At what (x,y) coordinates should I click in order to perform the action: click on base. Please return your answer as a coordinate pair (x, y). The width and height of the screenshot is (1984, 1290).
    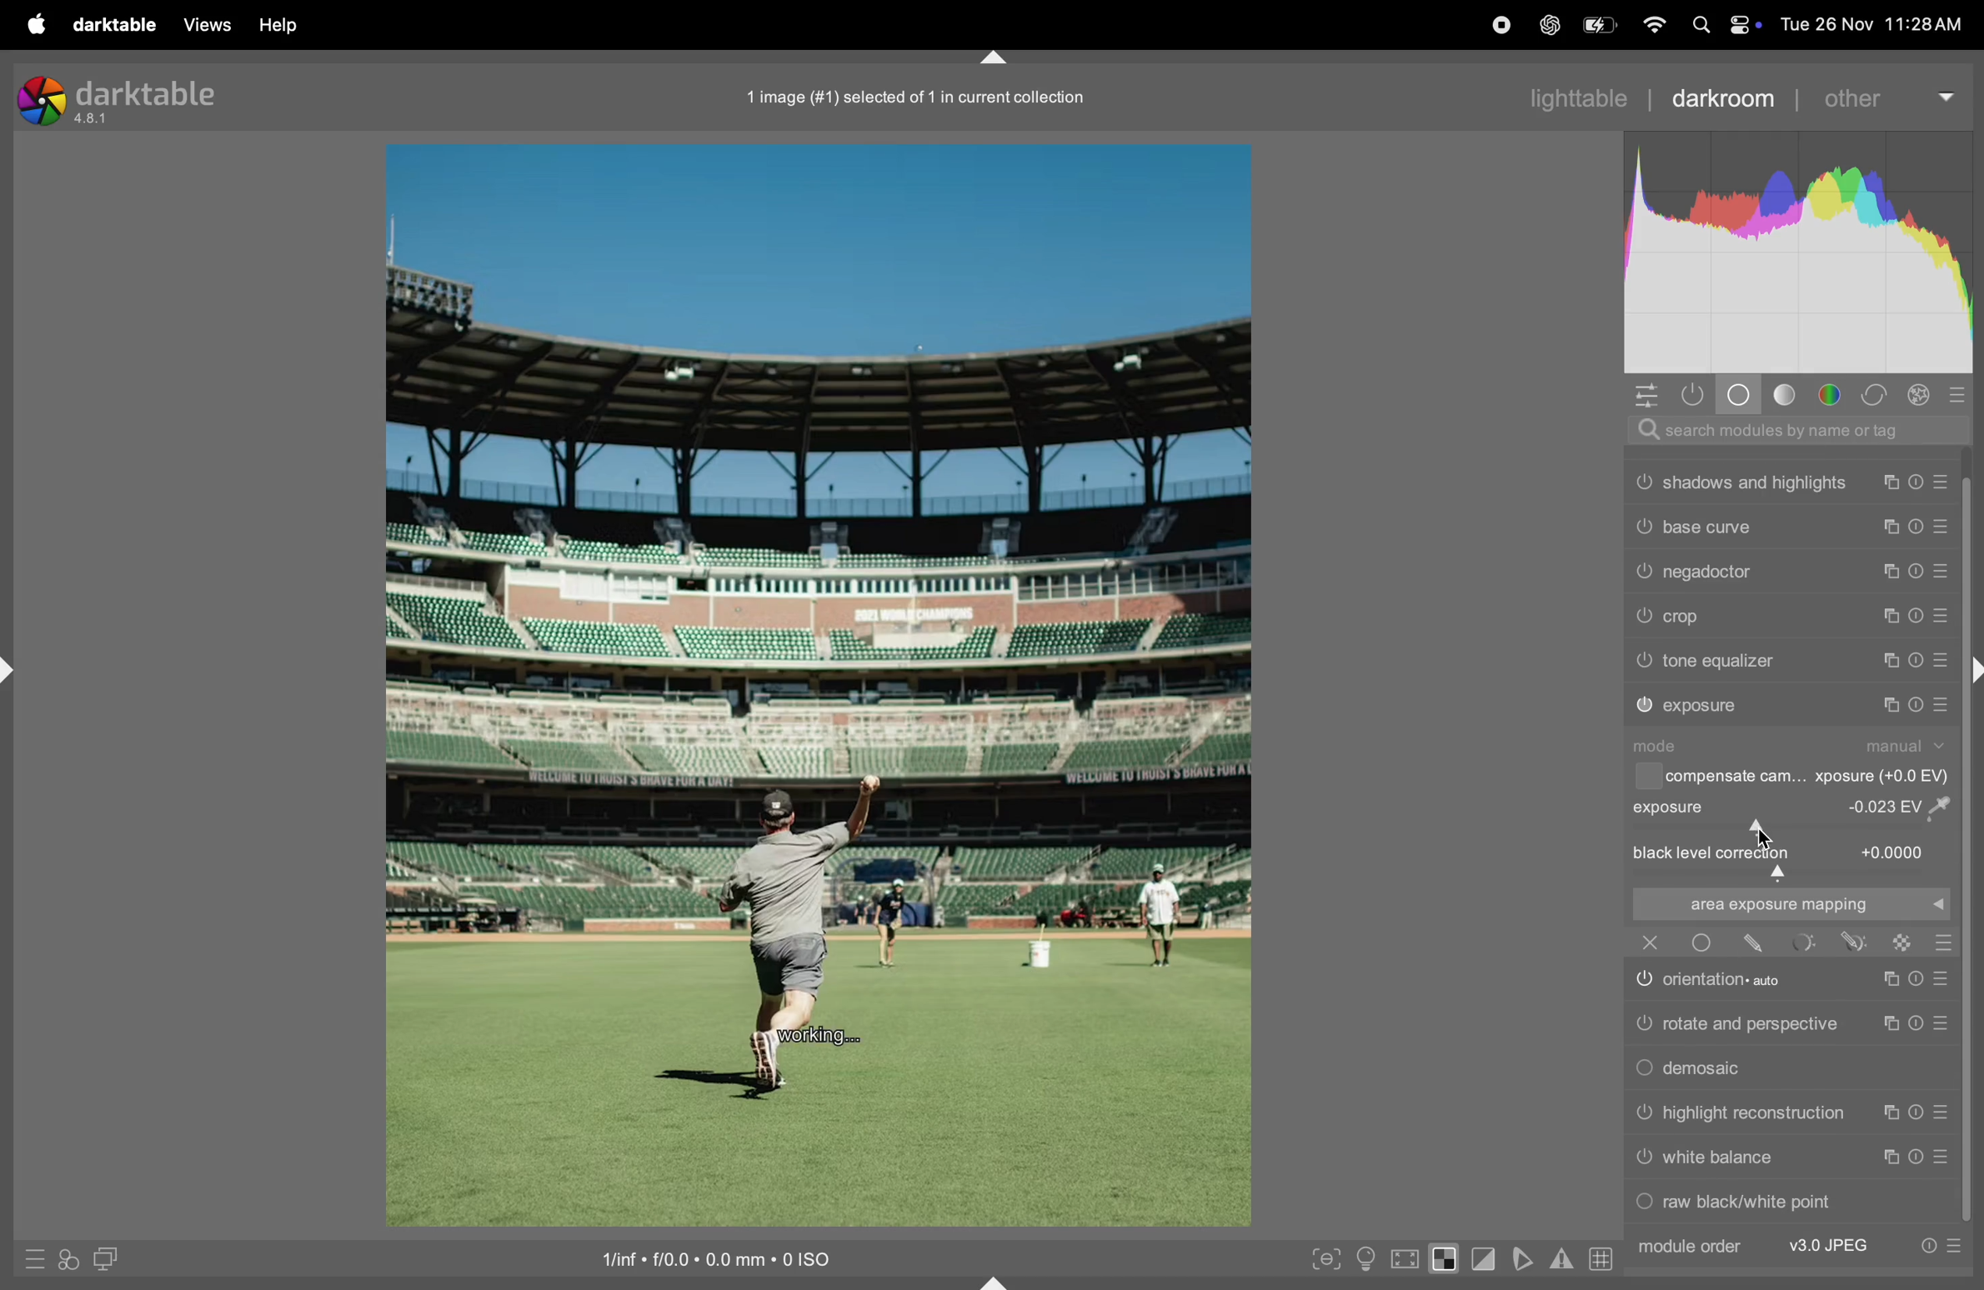
    Looking at the image, I should click on (1741, 394).